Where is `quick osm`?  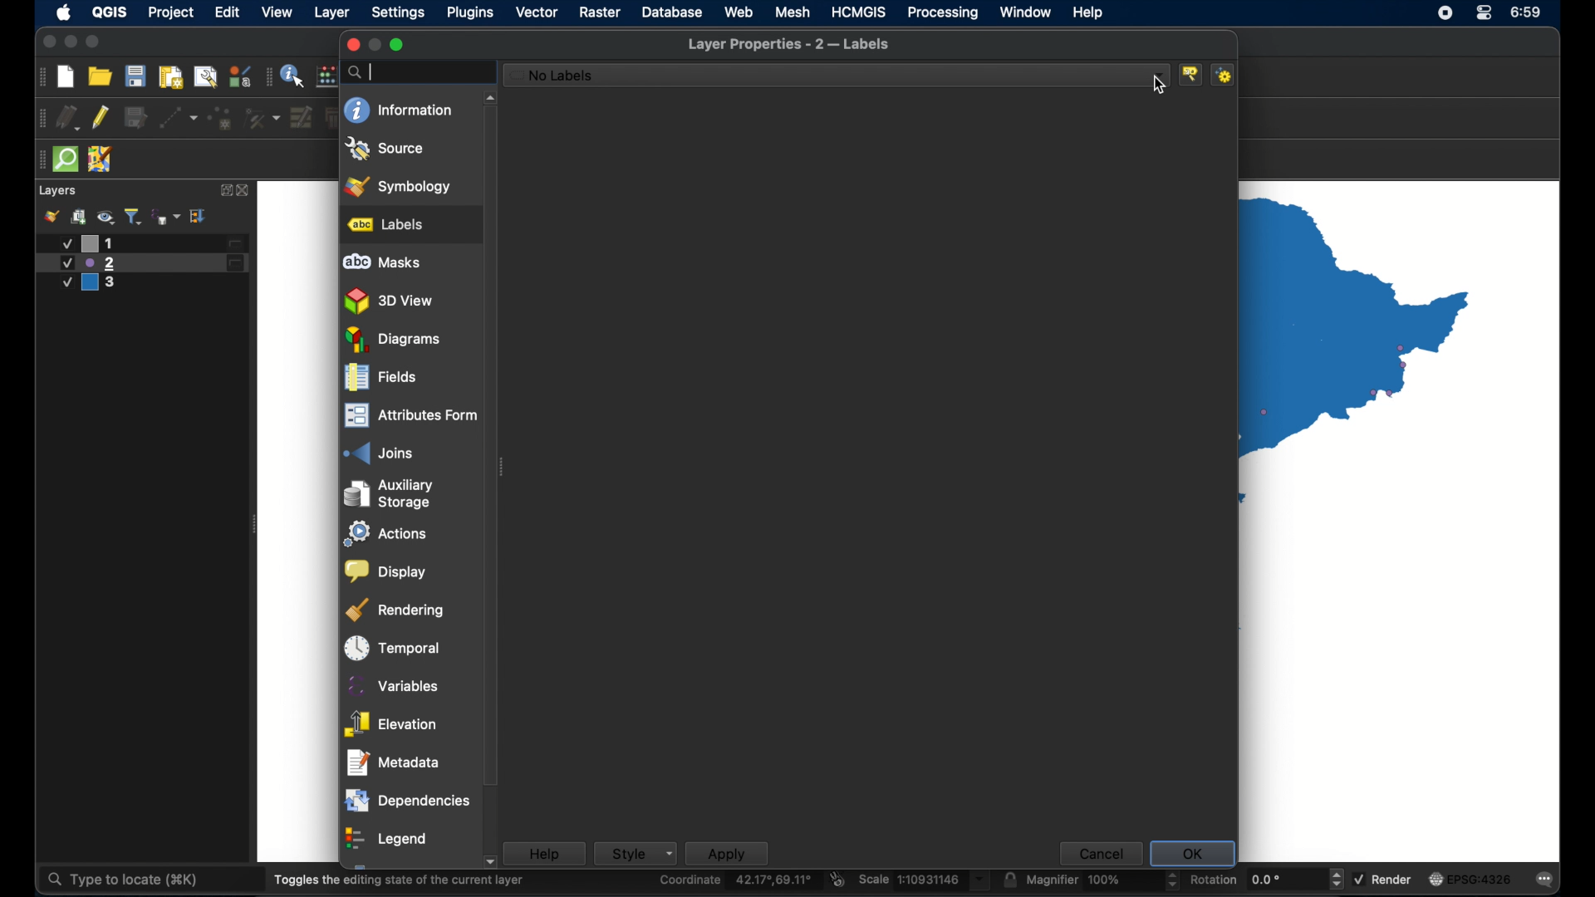 quick osm is located at coordinates (66, 159).